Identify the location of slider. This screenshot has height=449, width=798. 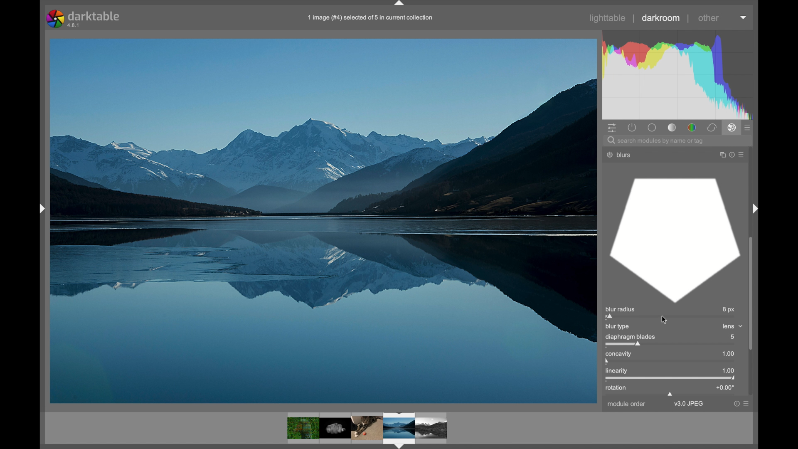
(670, 362).